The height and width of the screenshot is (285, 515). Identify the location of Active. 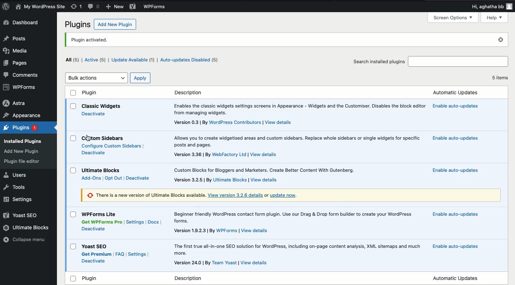
(95, 61).